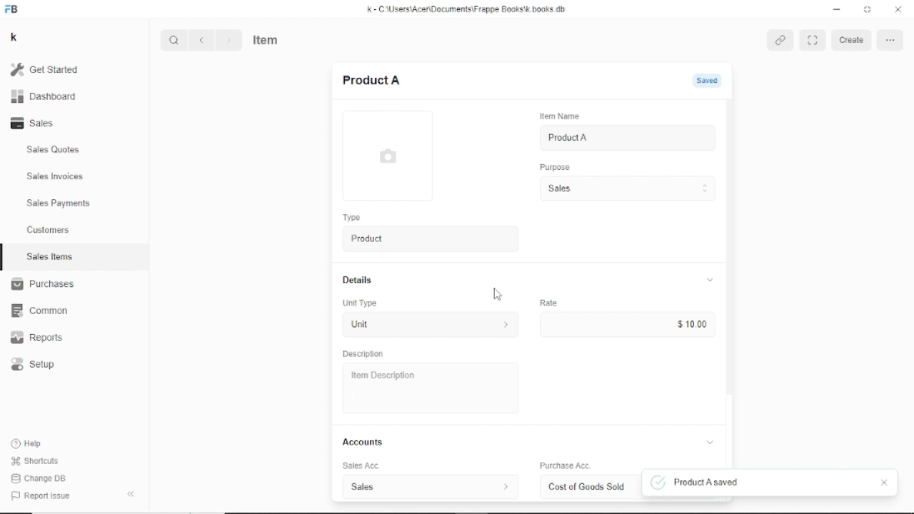  What do you see at coordinates (853, 40) in the screenshot?
I see `Create` at bounding box center [853, 40].